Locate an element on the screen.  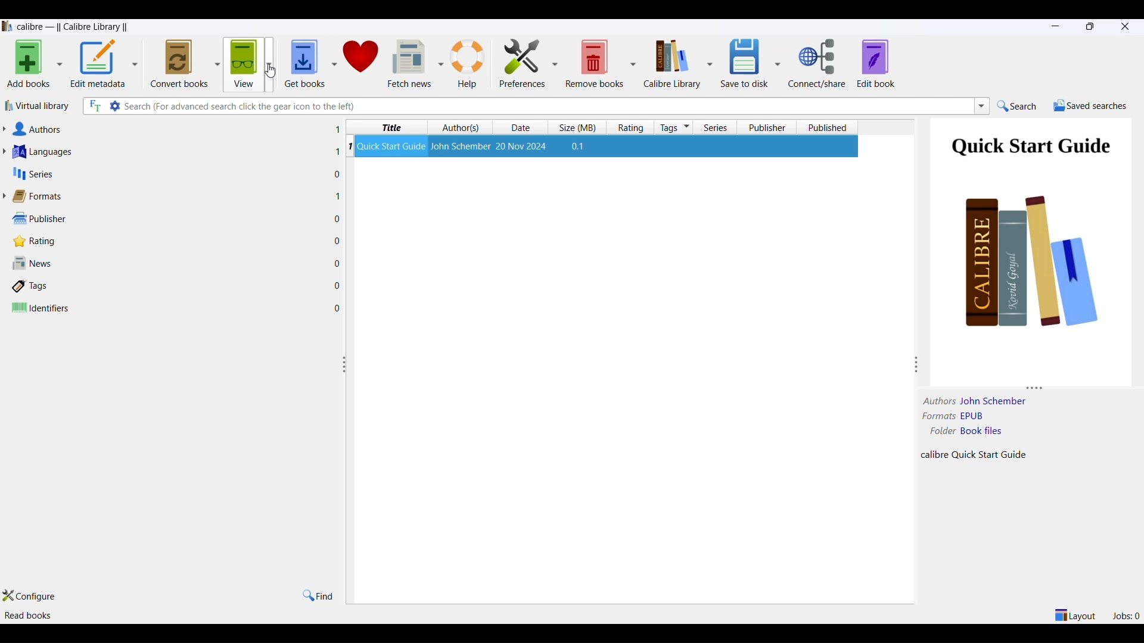
folder is located at coordinates (939, 432).